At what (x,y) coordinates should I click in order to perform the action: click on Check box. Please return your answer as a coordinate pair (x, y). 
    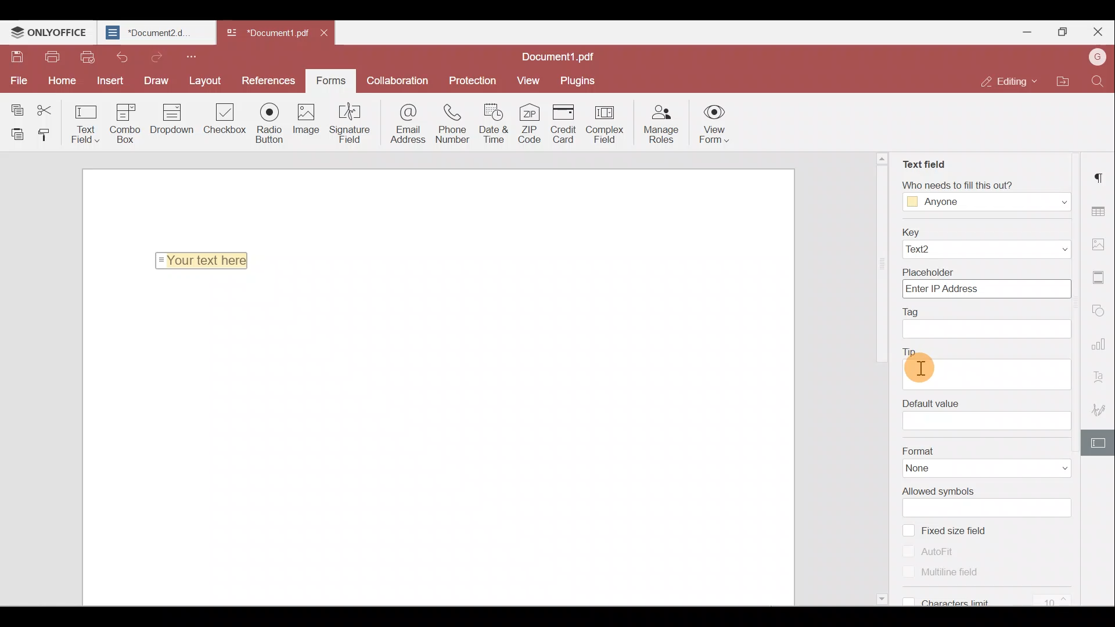
    Looking at the image, I should click on (224, 125).